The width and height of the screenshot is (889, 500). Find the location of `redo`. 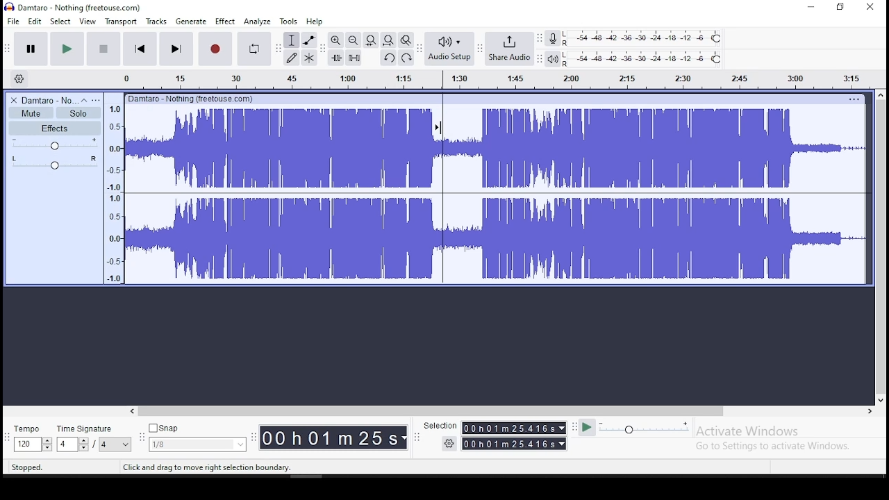

redo is located at coordinates (406, 58).